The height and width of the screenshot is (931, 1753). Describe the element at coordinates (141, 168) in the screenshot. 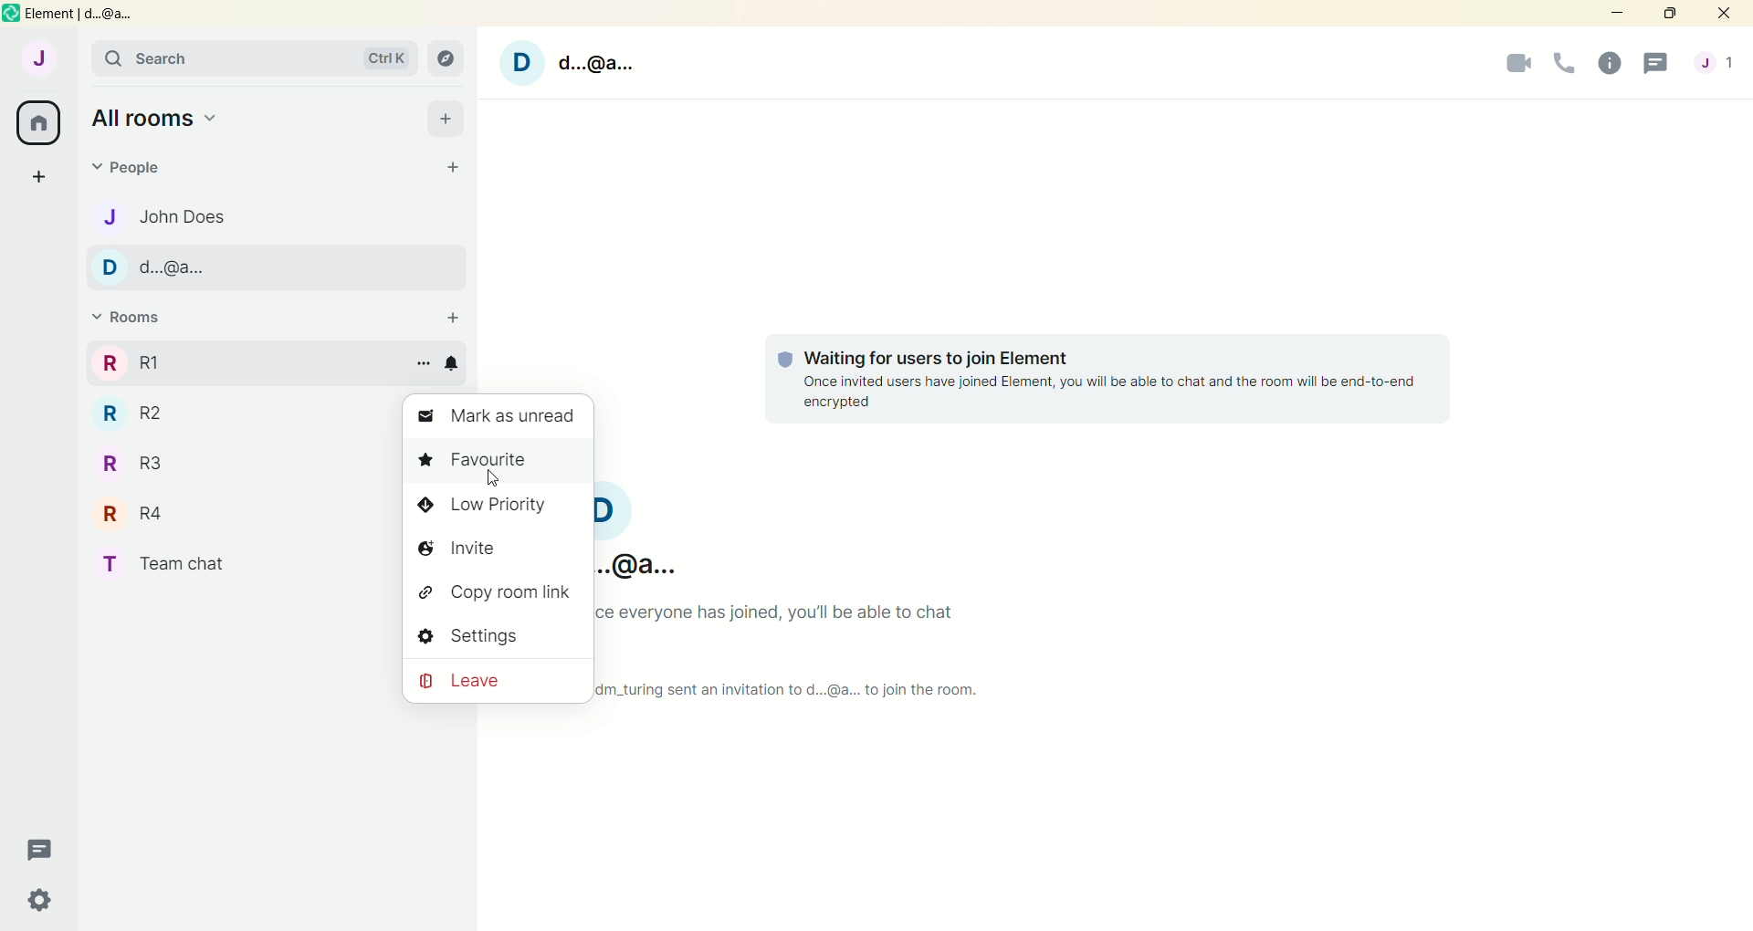

I see `People` at that location.